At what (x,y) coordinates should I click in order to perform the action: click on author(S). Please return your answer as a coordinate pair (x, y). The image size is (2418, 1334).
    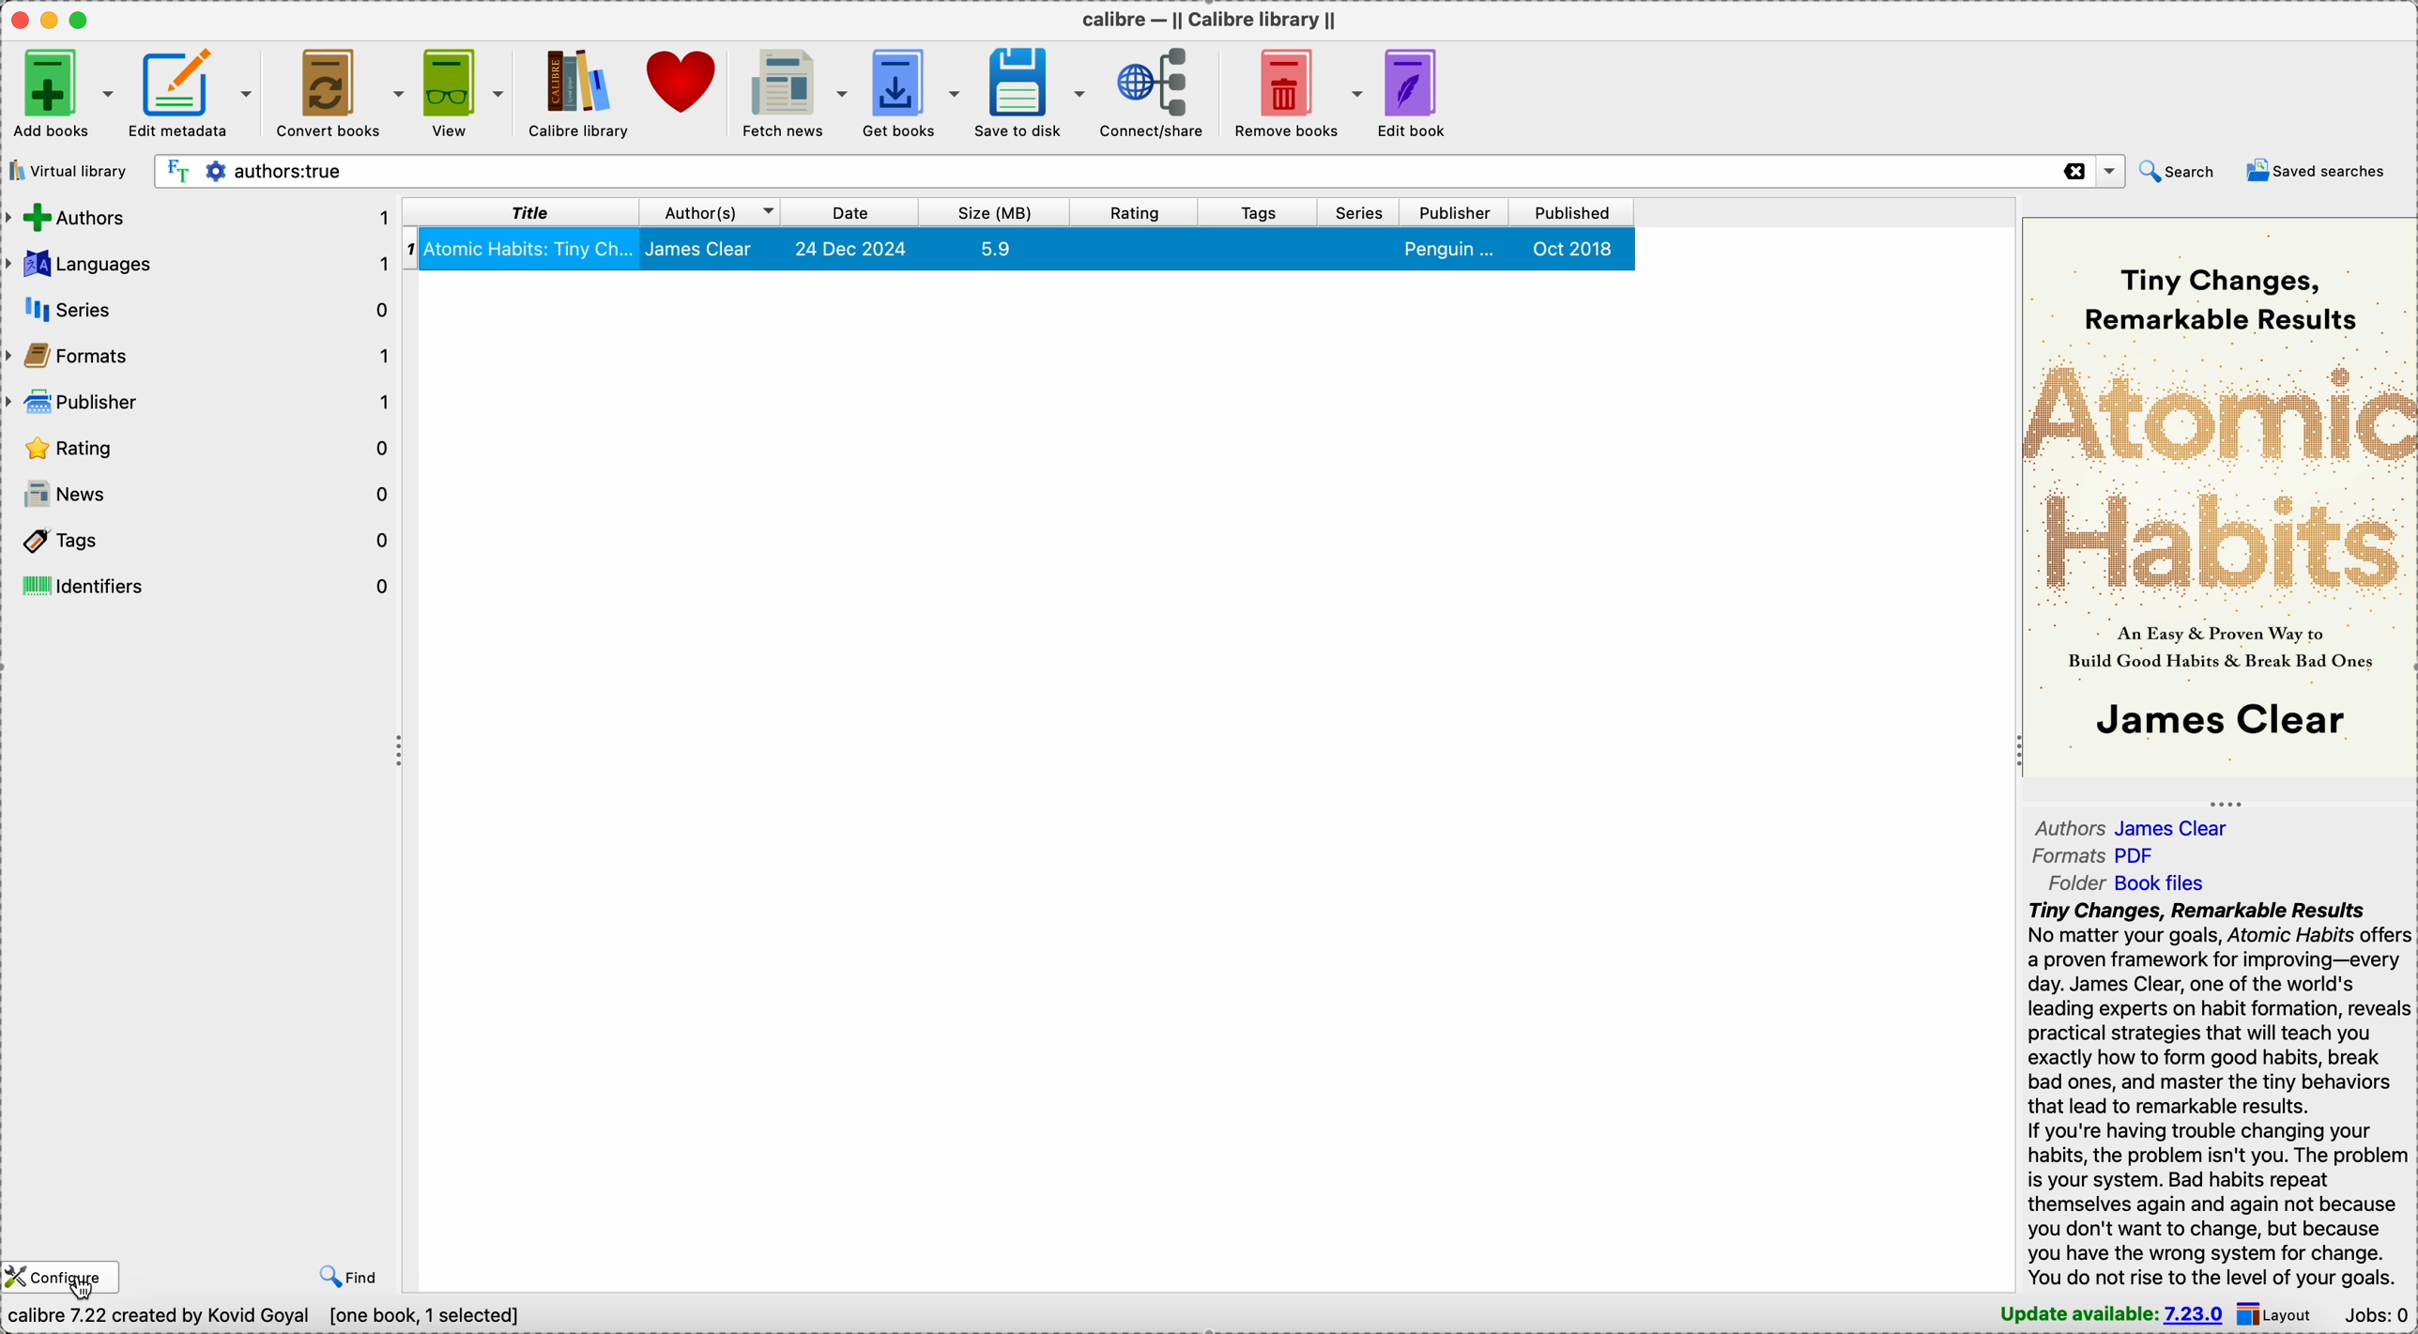
    Looking at the image, I should click on (712, 211).